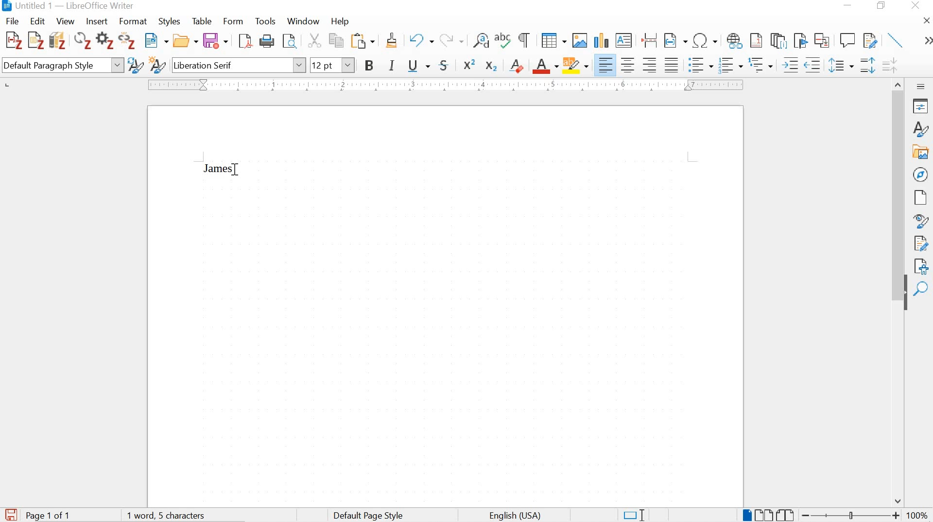 Image resolution: width=933 pixels, height=522 pixels. What do you see at coordinates (922, 106) in the screenshot?
I see `Properties` at bounding box center [922, 106].